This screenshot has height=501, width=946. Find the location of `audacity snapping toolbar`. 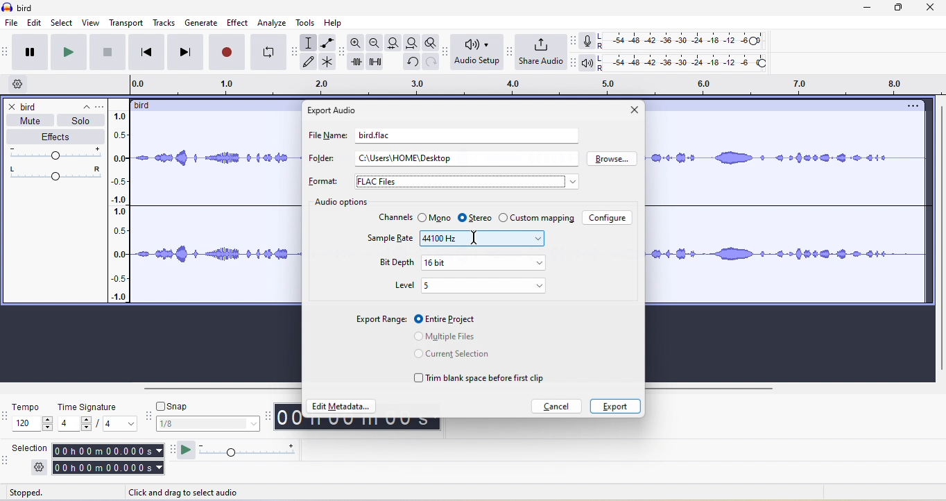

audacity snapping toolbar is located at coordinates (150, 418).